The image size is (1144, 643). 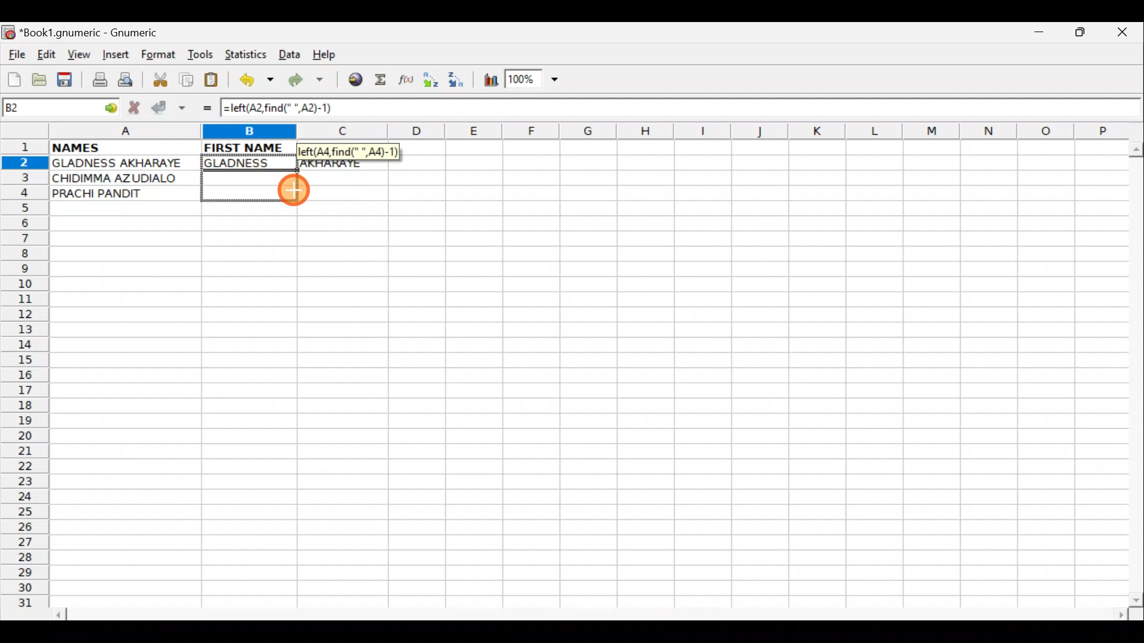 What do you see at coordinates (1082, 35) in the screenshot?
I see `Maximize` at bounding box center [1082, 35].